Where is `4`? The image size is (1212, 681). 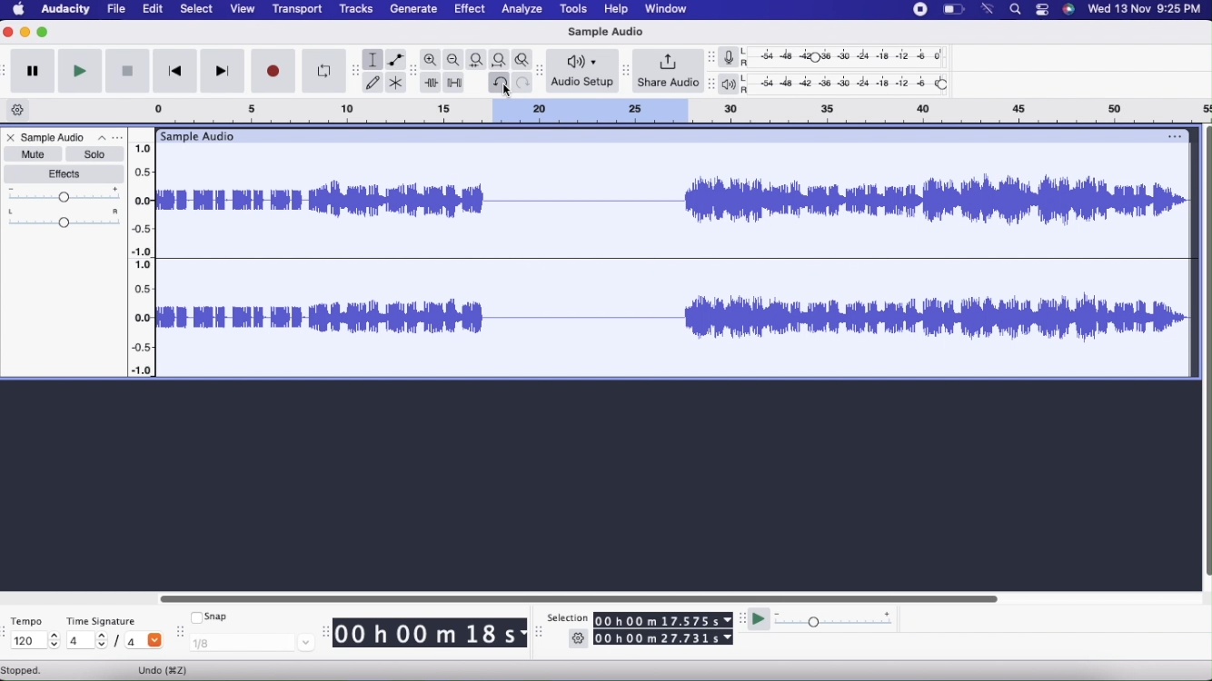 4 is located at coordinates (85, 642).